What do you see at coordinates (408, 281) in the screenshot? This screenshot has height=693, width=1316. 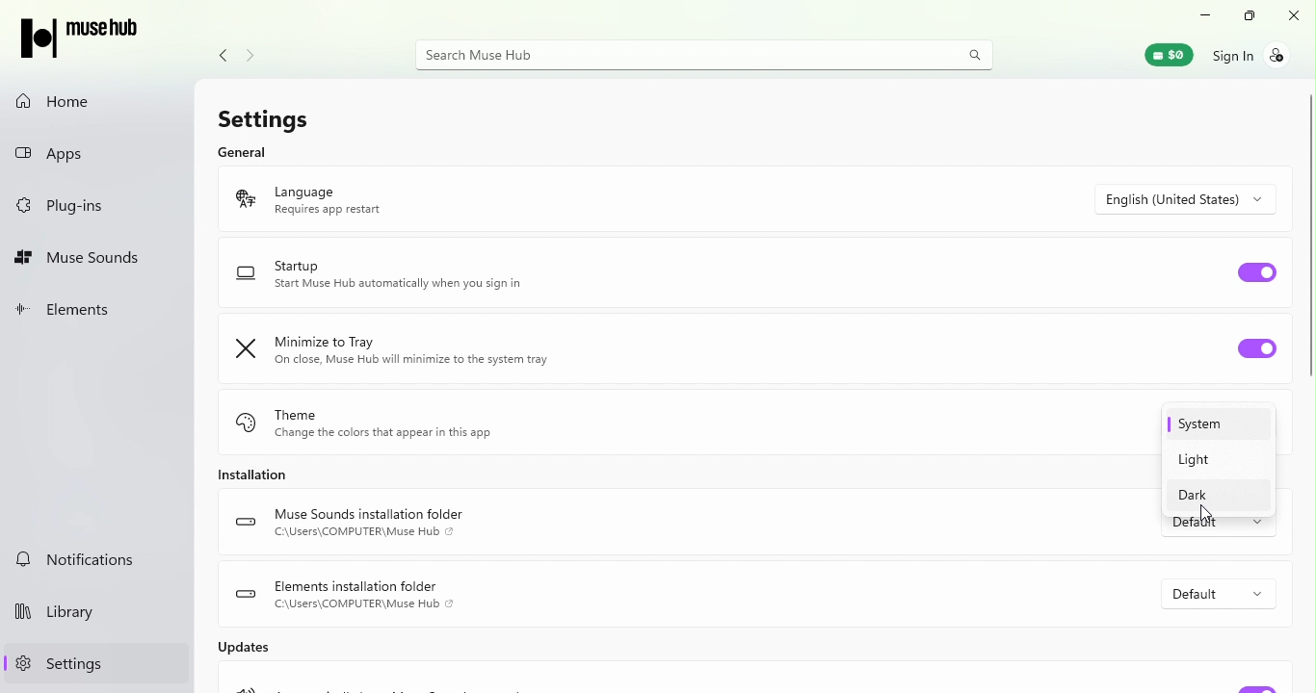 I see `Startup` at bounding box center [408, 281].